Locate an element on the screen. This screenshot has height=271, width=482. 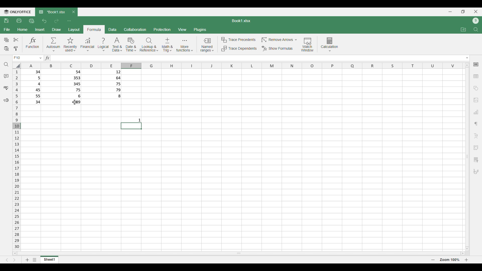
Slicer is located at coordinates (476, 160).